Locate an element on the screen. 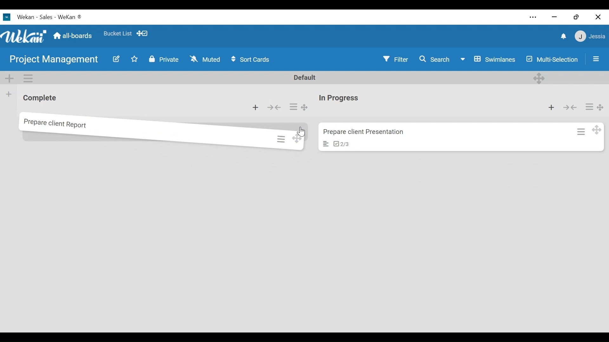  dekstop drag bar is located at coordinates (145, 34).